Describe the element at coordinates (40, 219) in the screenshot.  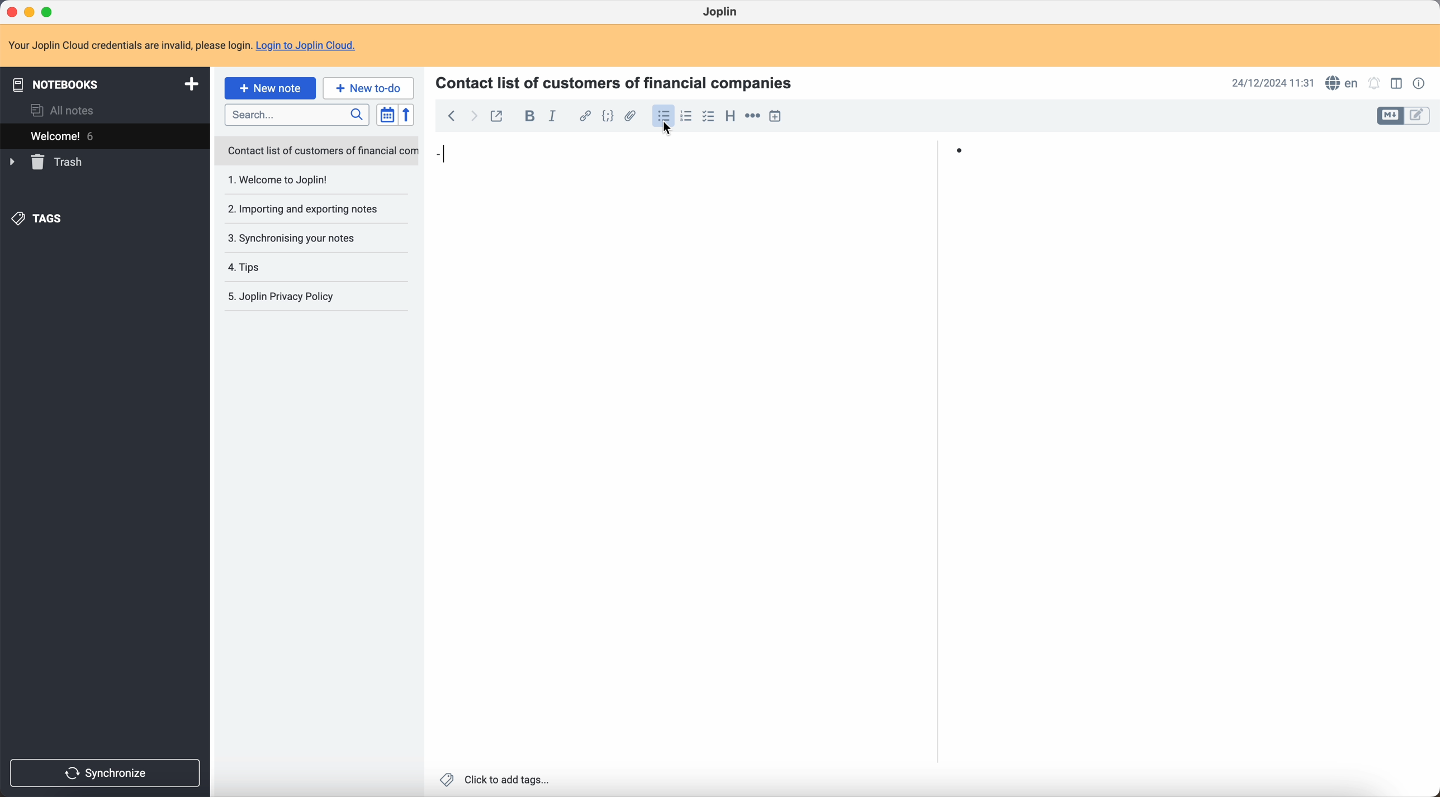
I see `tags` at that location.